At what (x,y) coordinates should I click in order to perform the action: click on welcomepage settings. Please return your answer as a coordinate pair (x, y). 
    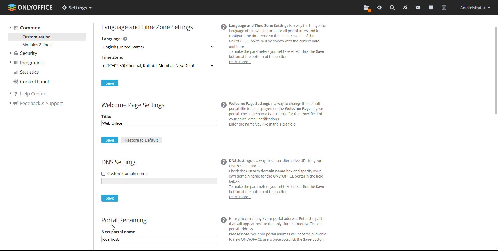
    Looking at the image, I should click on (132, 106).